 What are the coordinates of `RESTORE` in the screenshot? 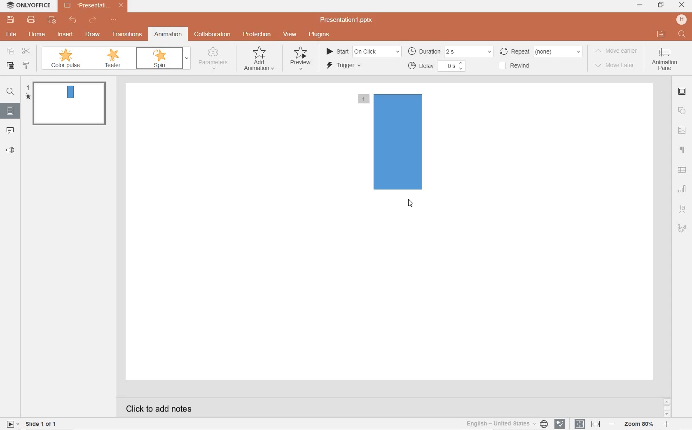 It's located at (659, 5).